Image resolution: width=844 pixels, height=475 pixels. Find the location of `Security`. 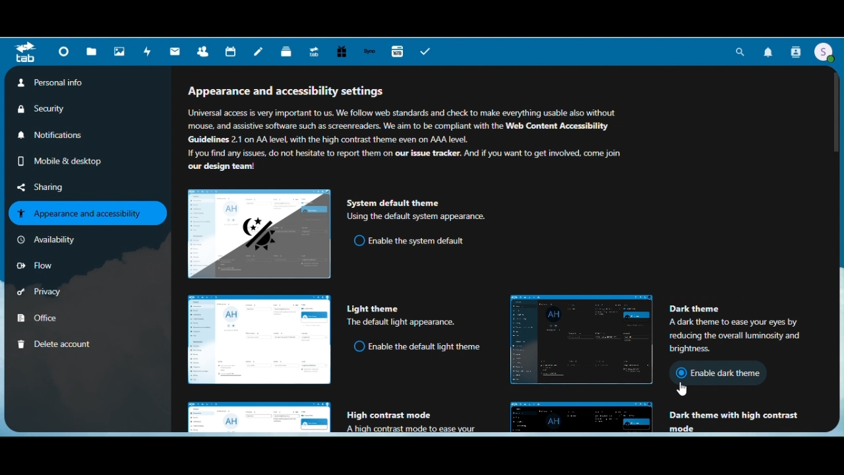

Security is located at coordinates (52, 109).